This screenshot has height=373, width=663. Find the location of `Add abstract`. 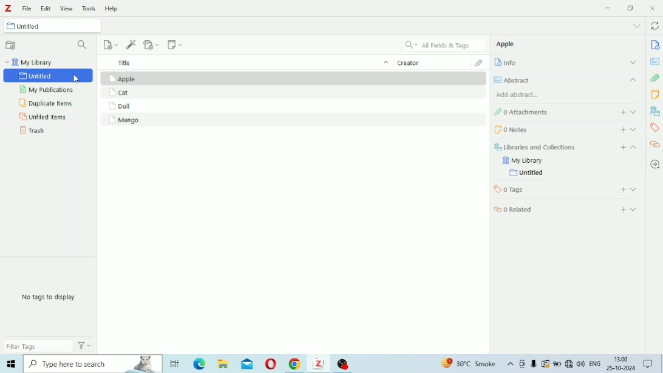

Add abstract is located at coordinates (518, 94).